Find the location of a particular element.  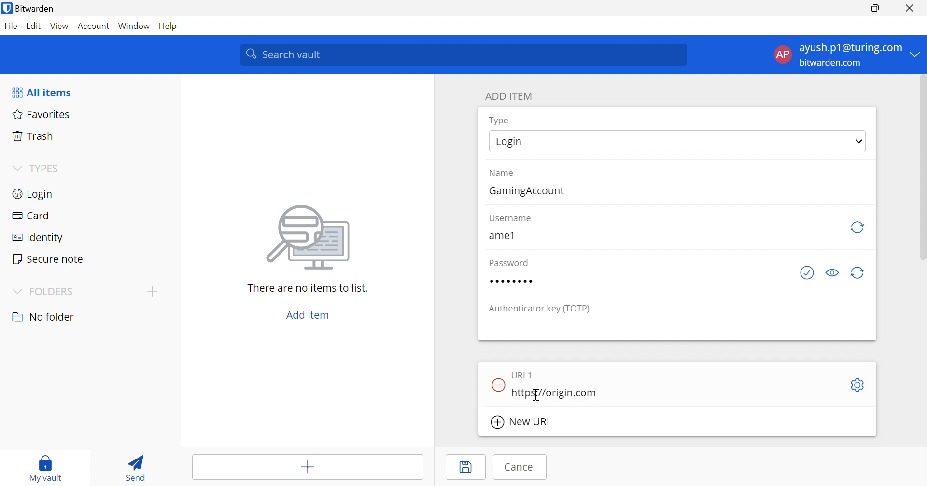

AP is located at coordinates (783, 54).